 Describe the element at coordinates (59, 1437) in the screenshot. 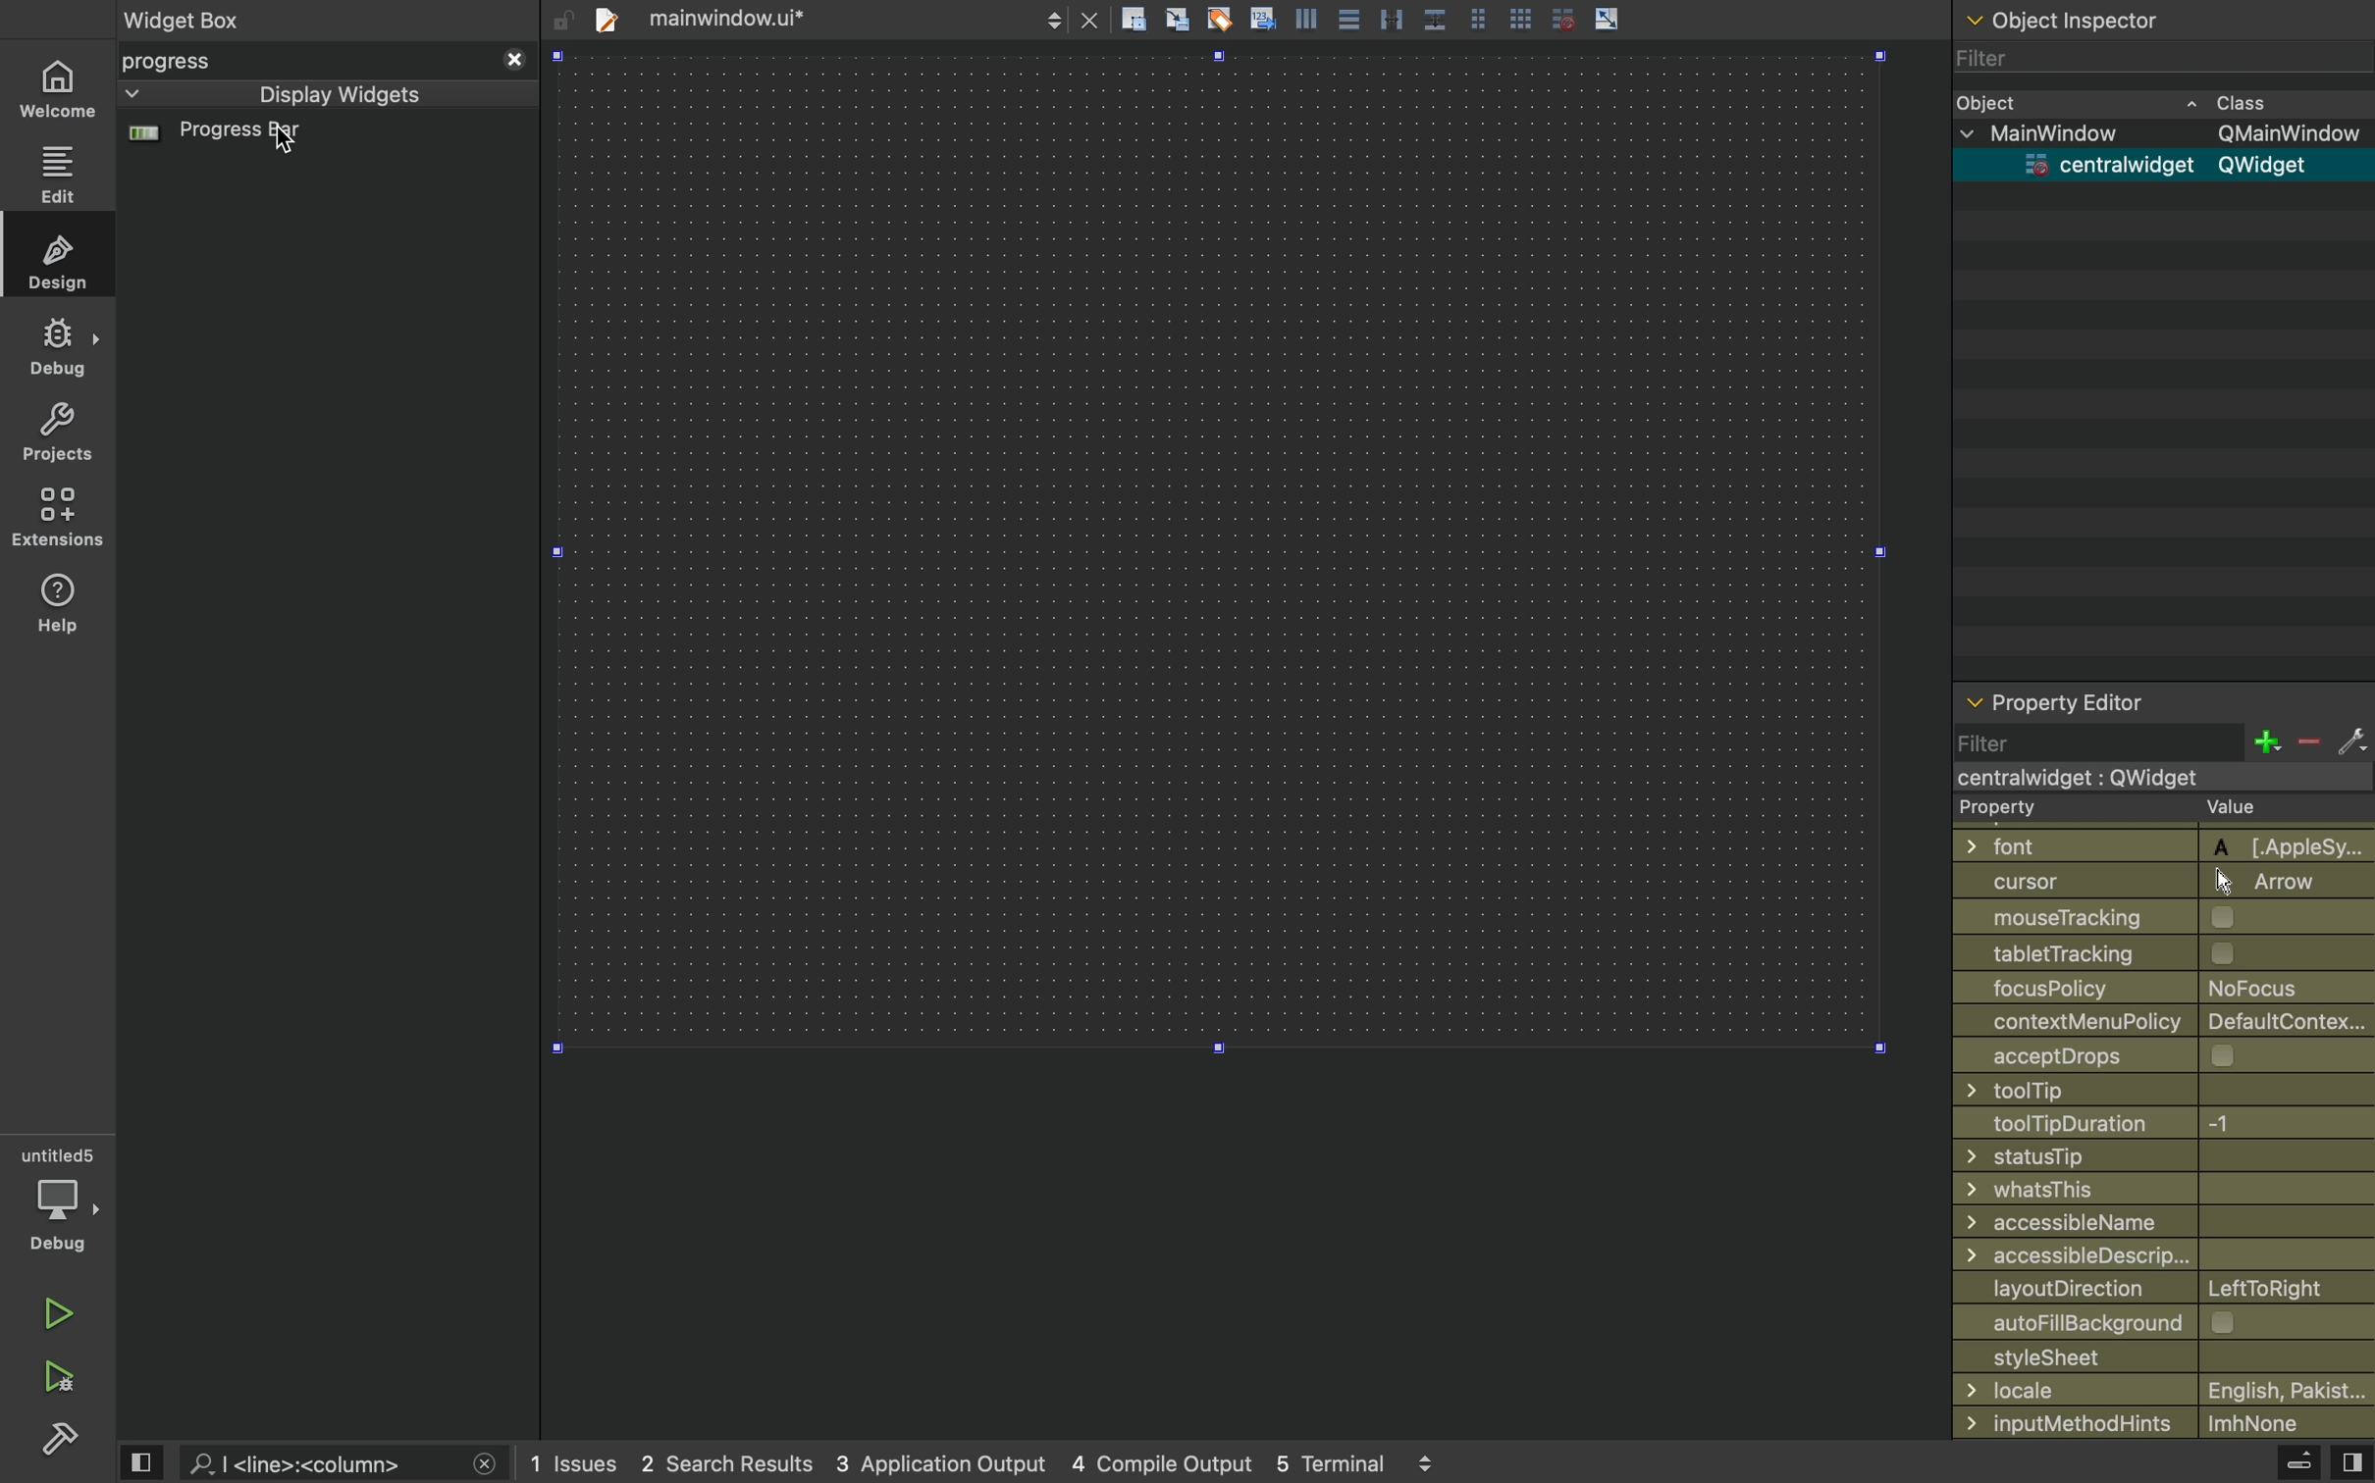

I see `Settings ` at that location.